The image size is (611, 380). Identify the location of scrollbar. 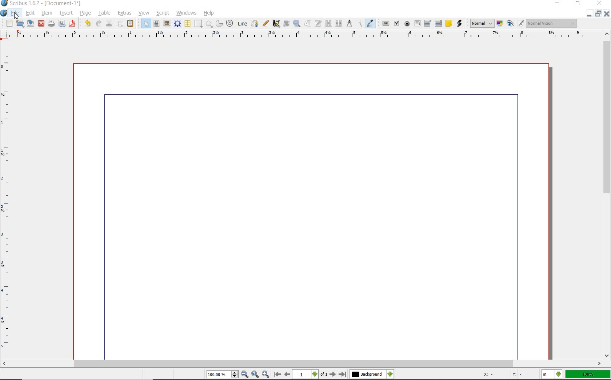
(301, 364).